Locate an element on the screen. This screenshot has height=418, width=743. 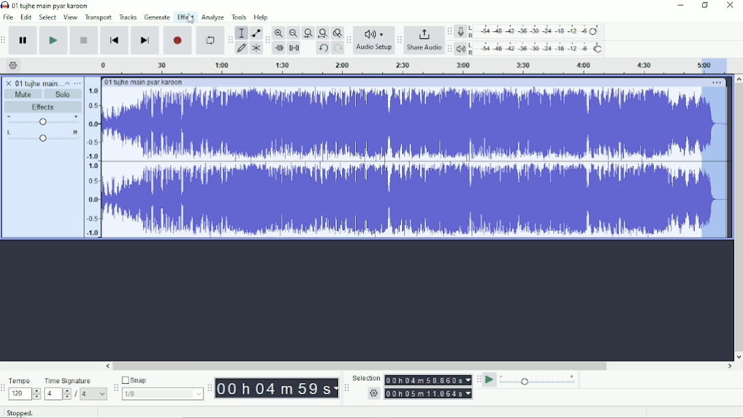
Minimize is located at coordinates (681, 5).